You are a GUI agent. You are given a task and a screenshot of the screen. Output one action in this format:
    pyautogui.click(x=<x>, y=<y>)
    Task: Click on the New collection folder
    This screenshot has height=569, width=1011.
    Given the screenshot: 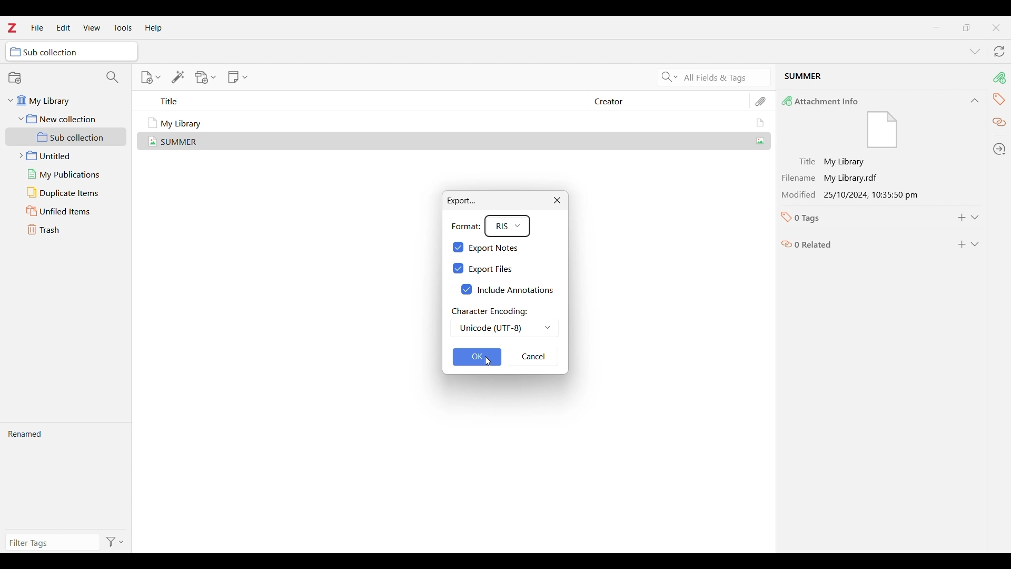 What is the action you would take?
    pyautogui.click(x=63, y=118)
    